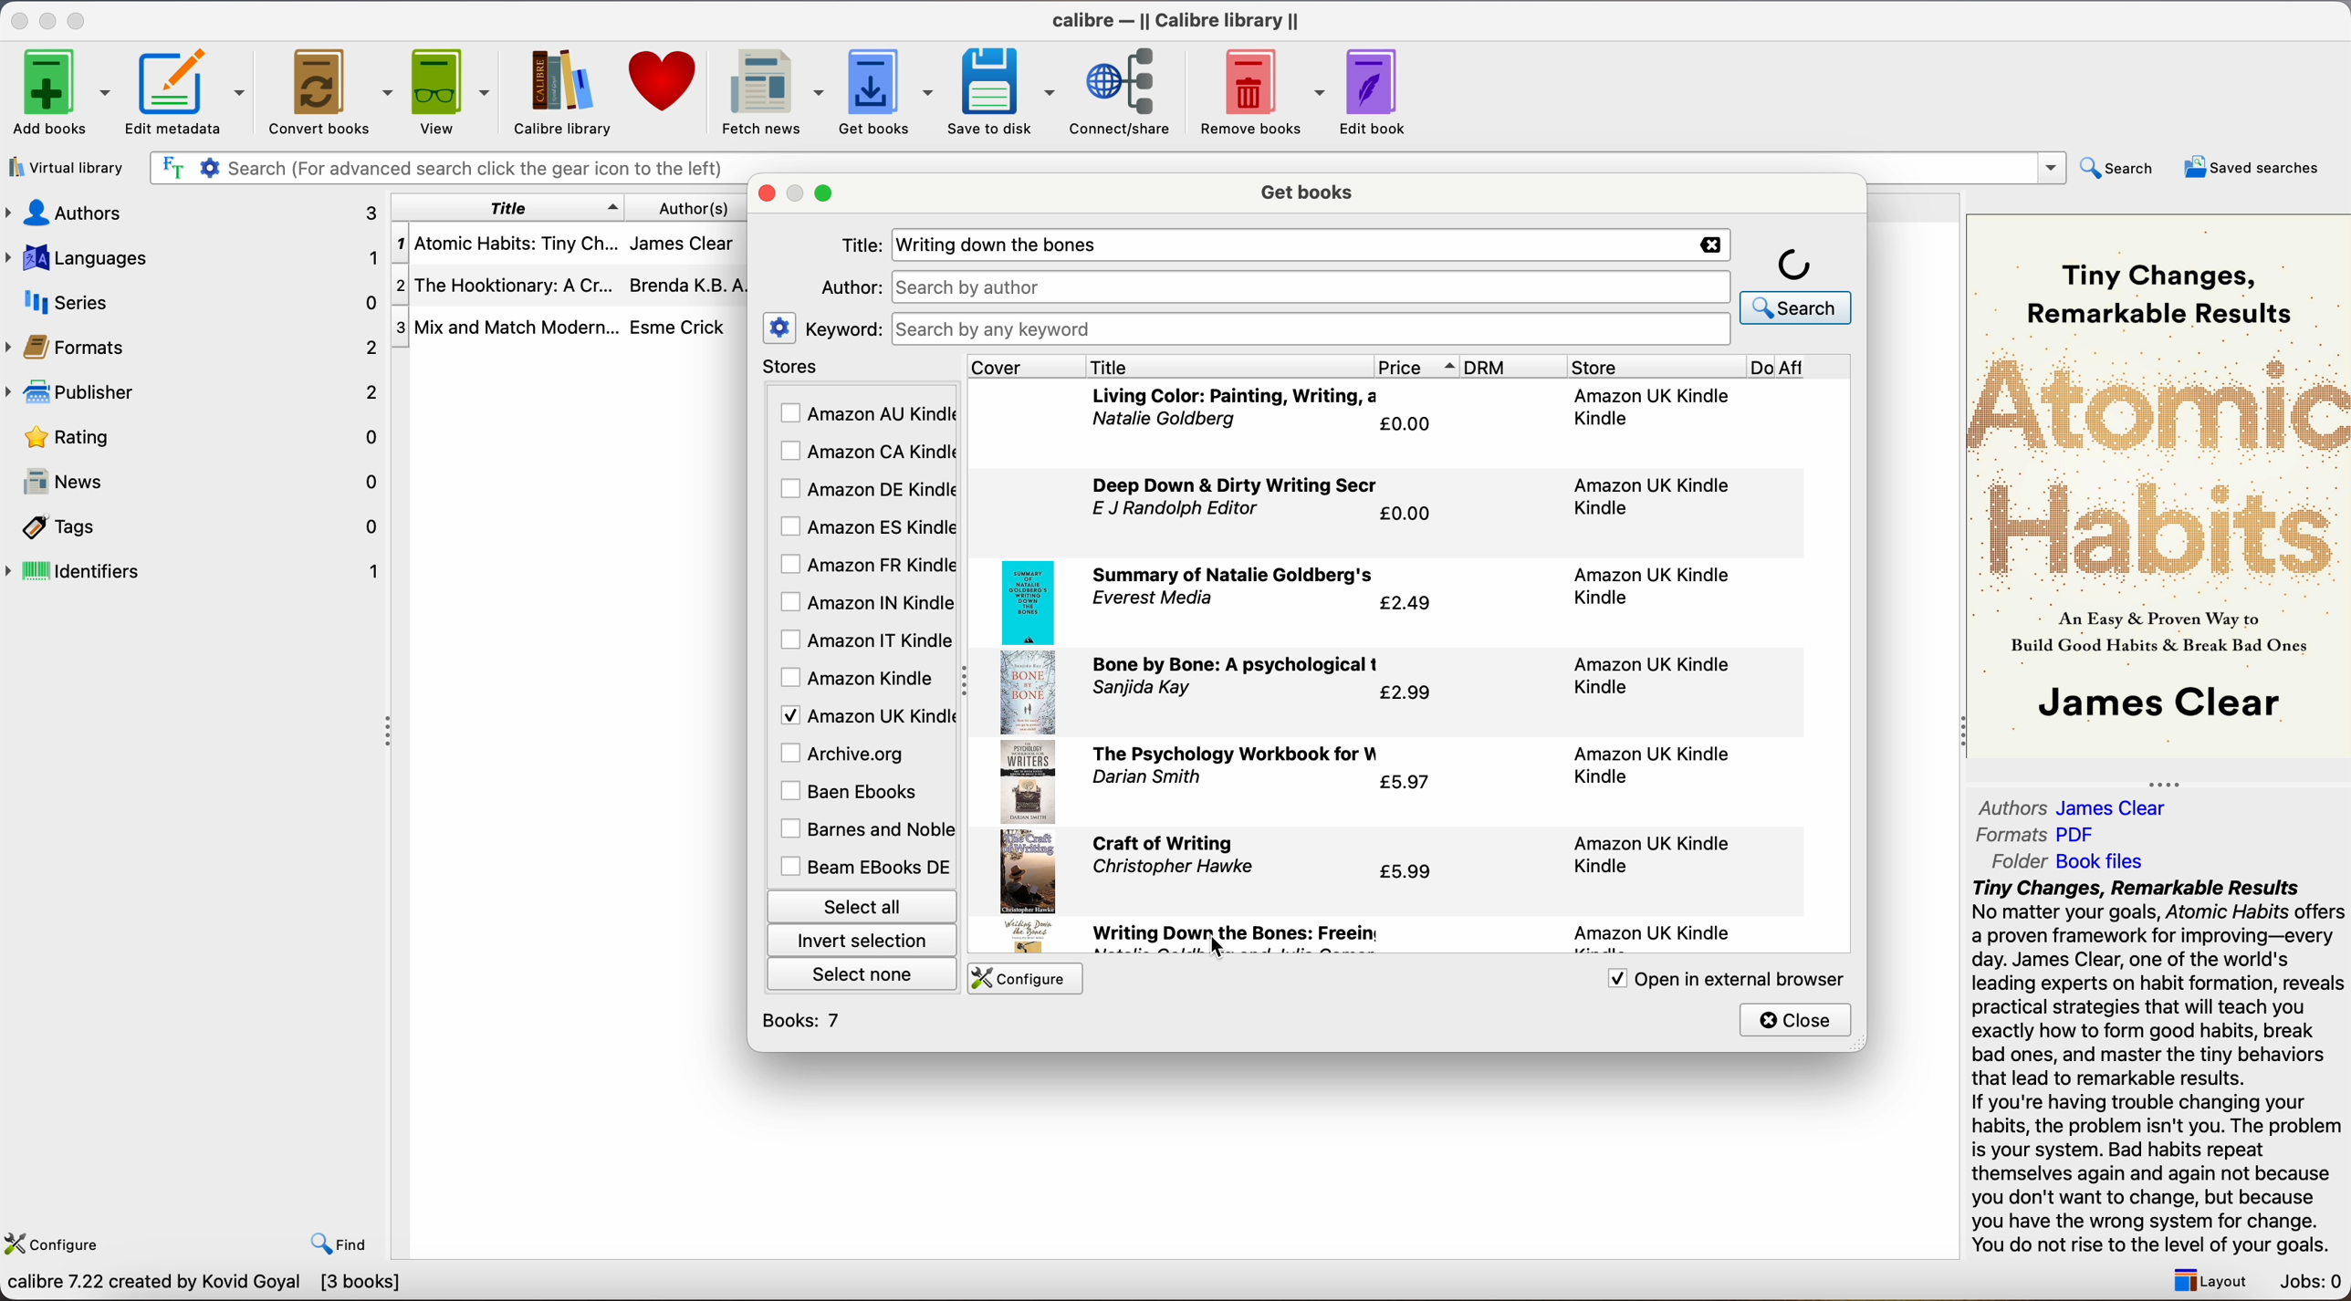 The width and height of the screenshot is (2351, 1301). Describe the element at coordinates (865, 527) in the screenshot. I see `Amazon ES Kindle` at that location.